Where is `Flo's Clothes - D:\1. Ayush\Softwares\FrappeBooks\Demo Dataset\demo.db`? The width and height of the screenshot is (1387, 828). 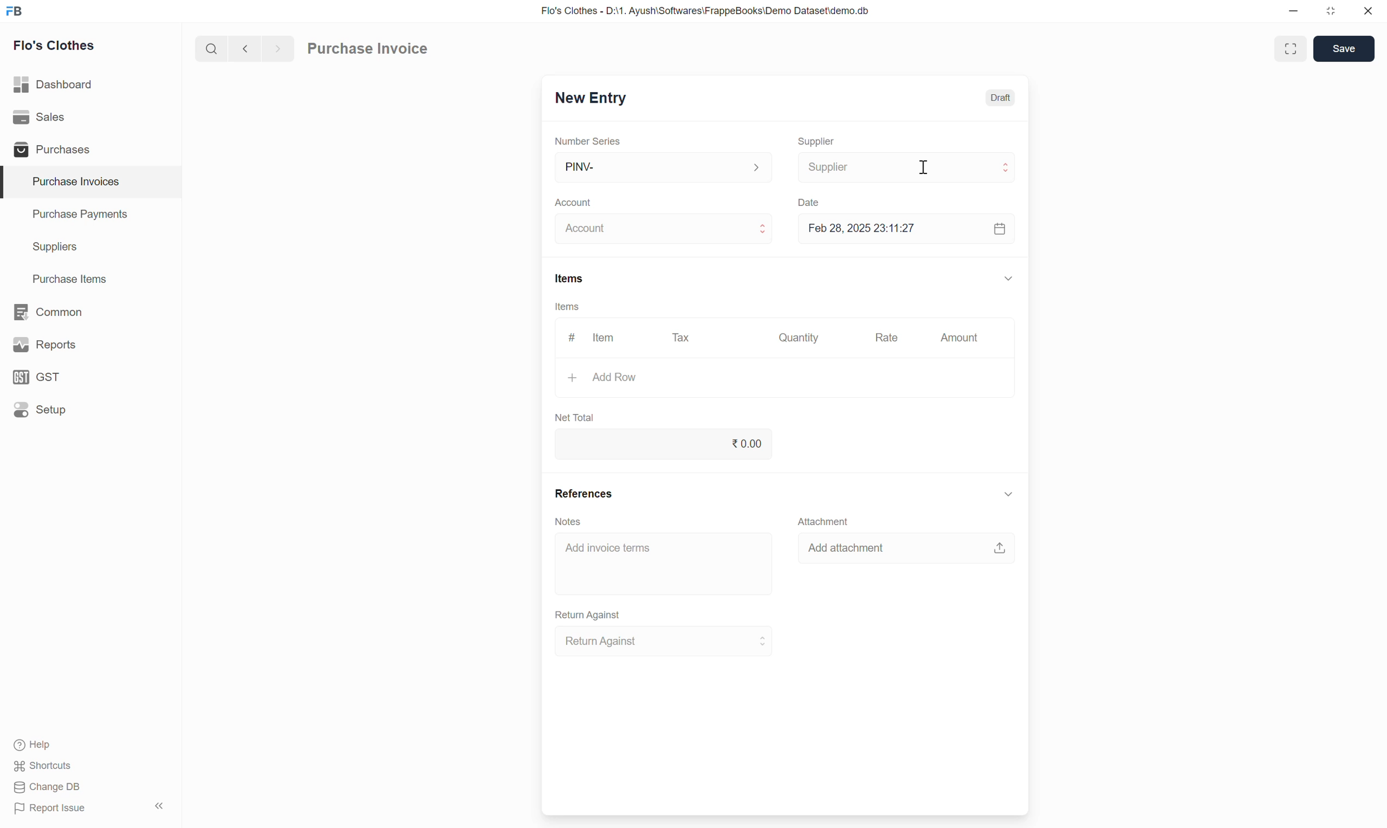 Flo's Clothes - D:\1. Ayush\Softwares\FrappeBooks\Demo Dataset\demo.db is located at coordinates (706, 11).